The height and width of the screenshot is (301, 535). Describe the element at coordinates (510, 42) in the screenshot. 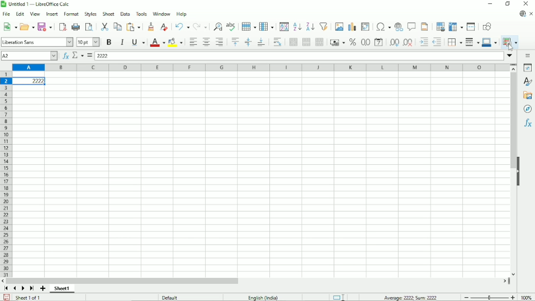

I see `Conditional` at that location.